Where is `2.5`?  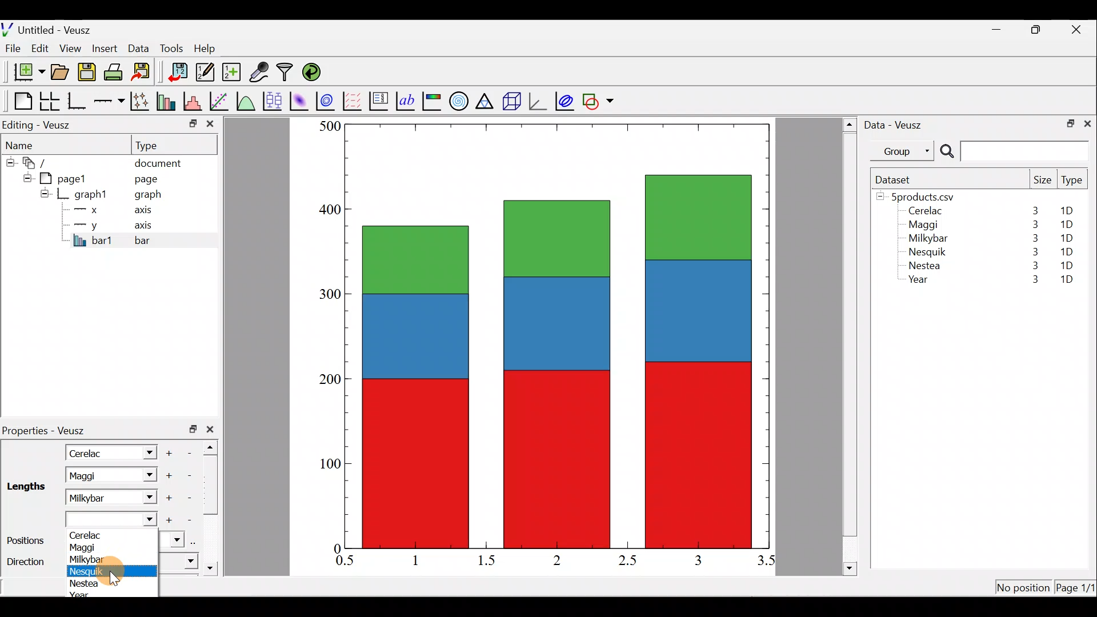 2.5 is located at coordinates (627, 560).